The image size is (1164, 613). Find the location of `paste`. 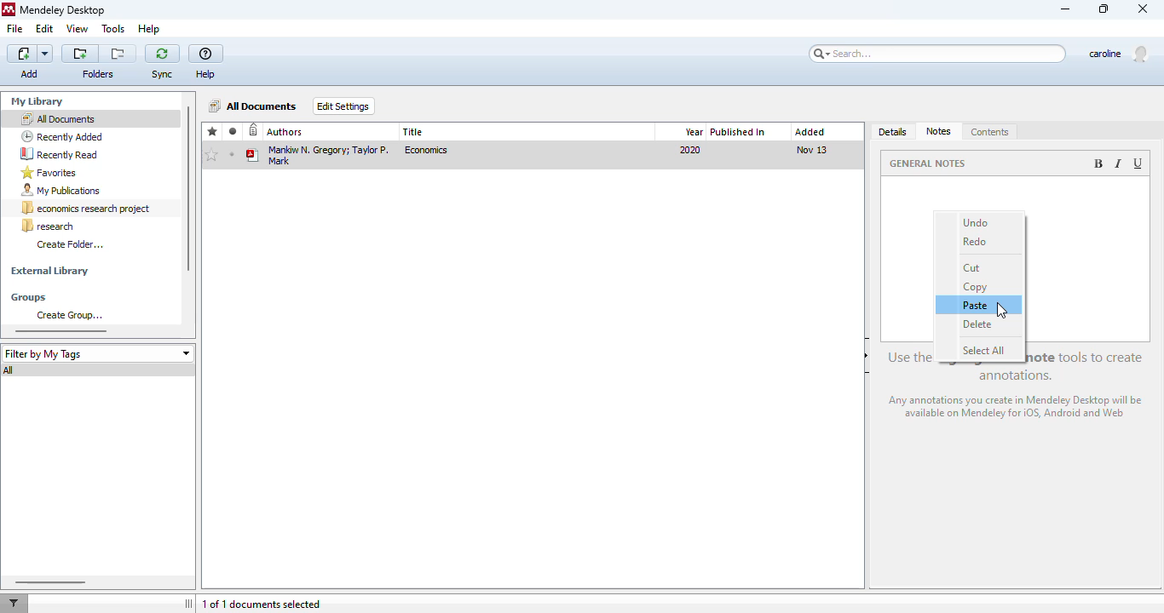

paste is located at coordinates (976, 305).